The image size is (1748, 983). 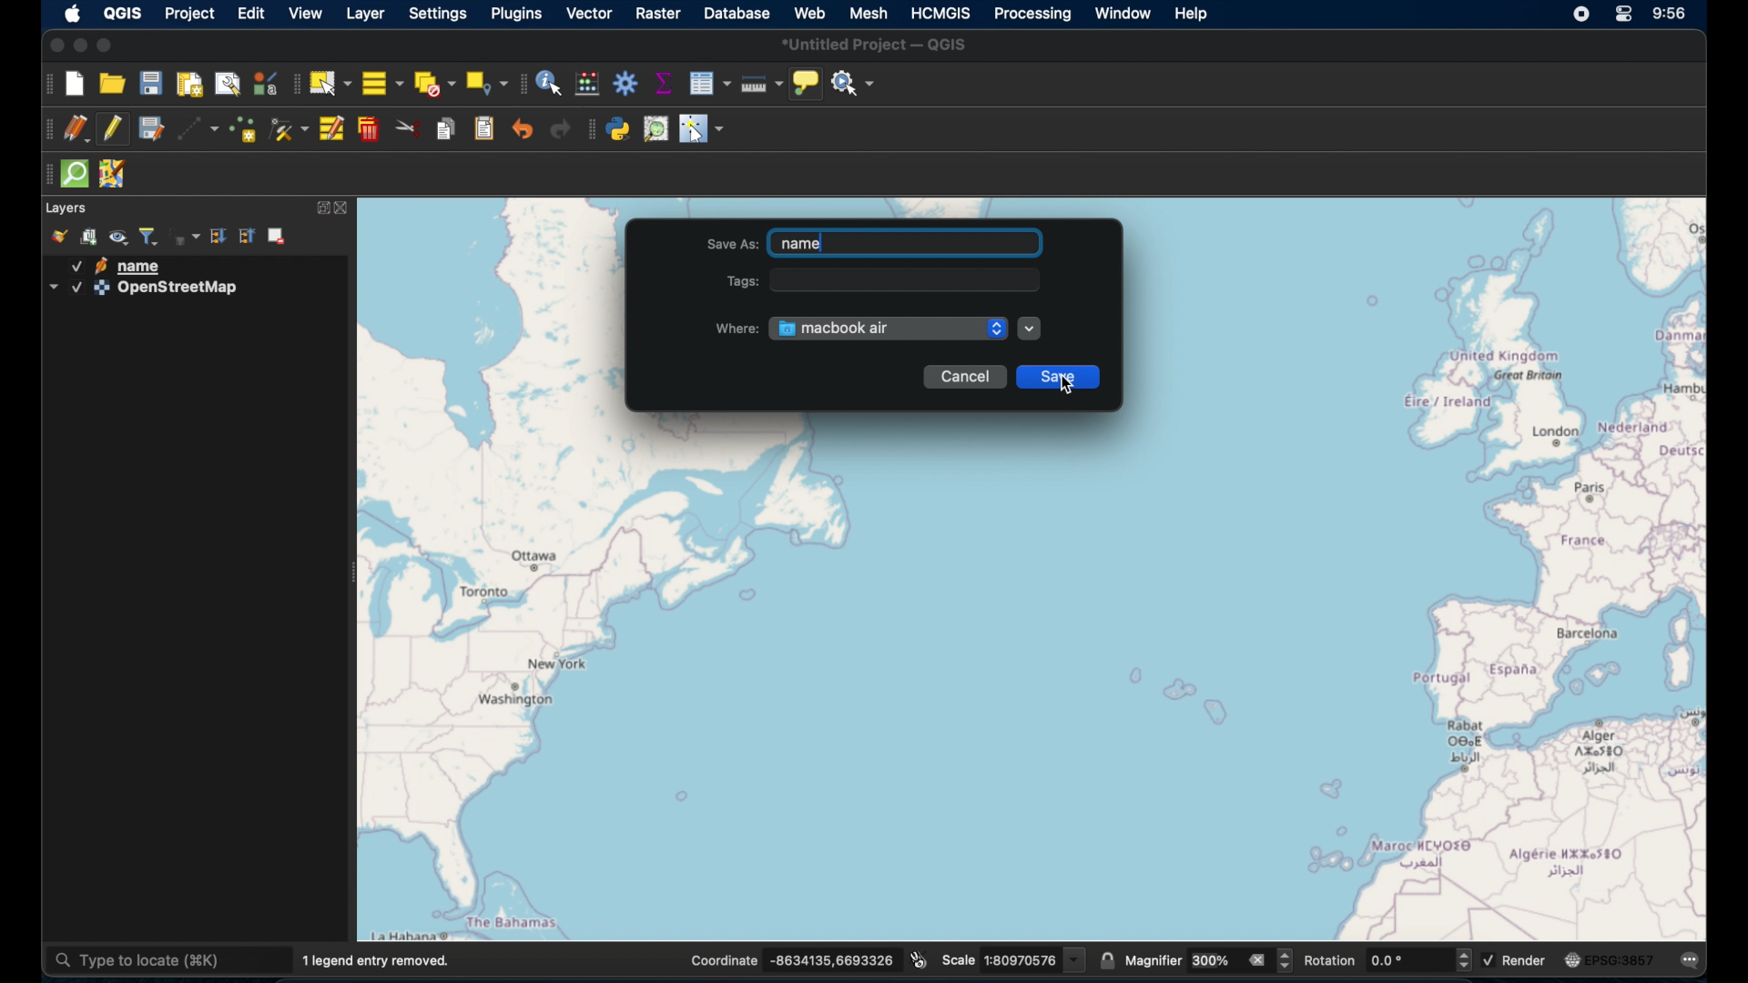 I want to click on cursor, so click(x=1070, y=385).